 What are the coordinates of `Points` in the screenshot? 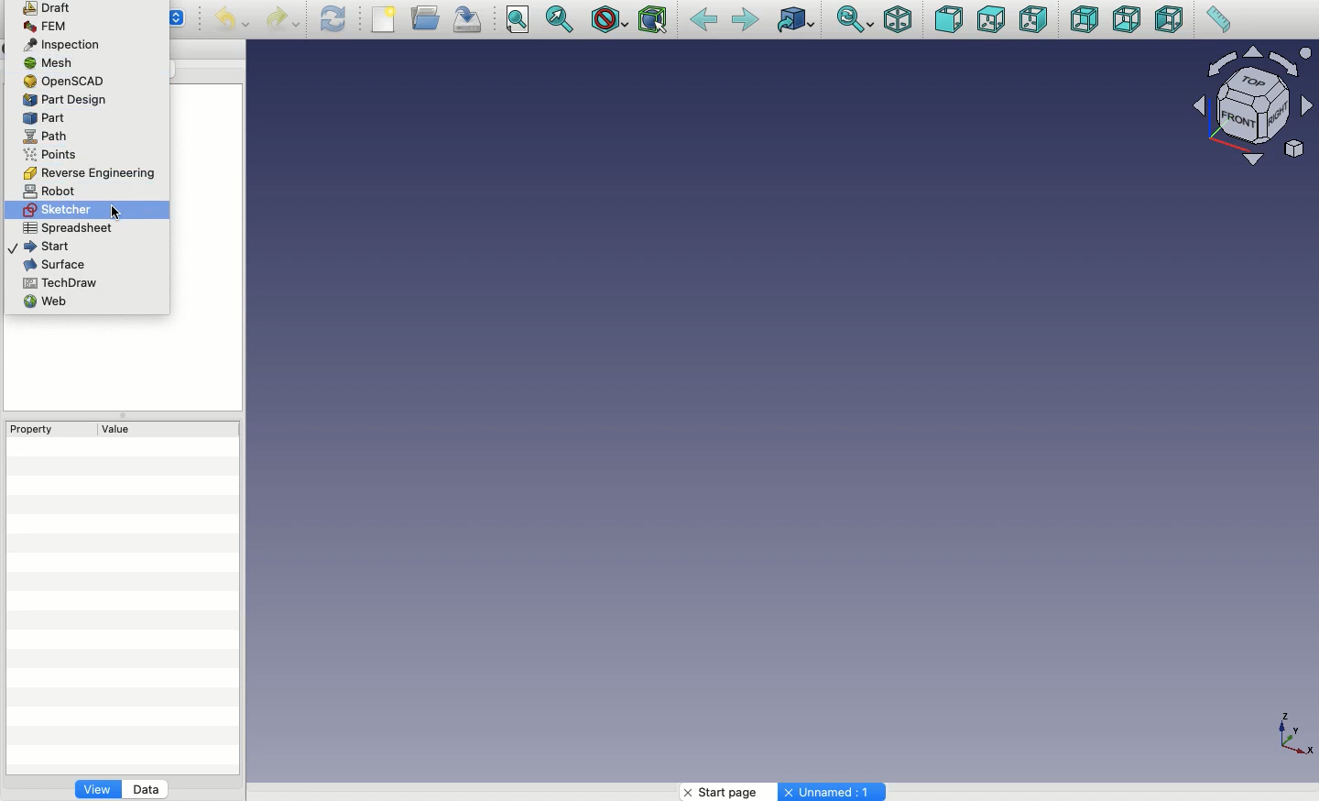 It's located at (52, 155).